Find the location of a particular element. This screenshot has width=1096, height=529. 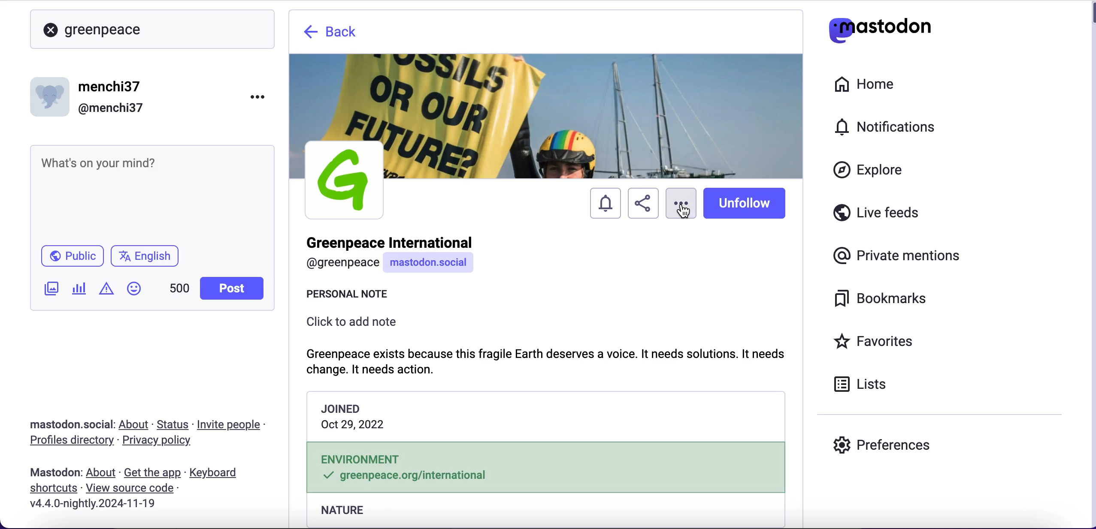

view source code is located at coordinates (133, 489).